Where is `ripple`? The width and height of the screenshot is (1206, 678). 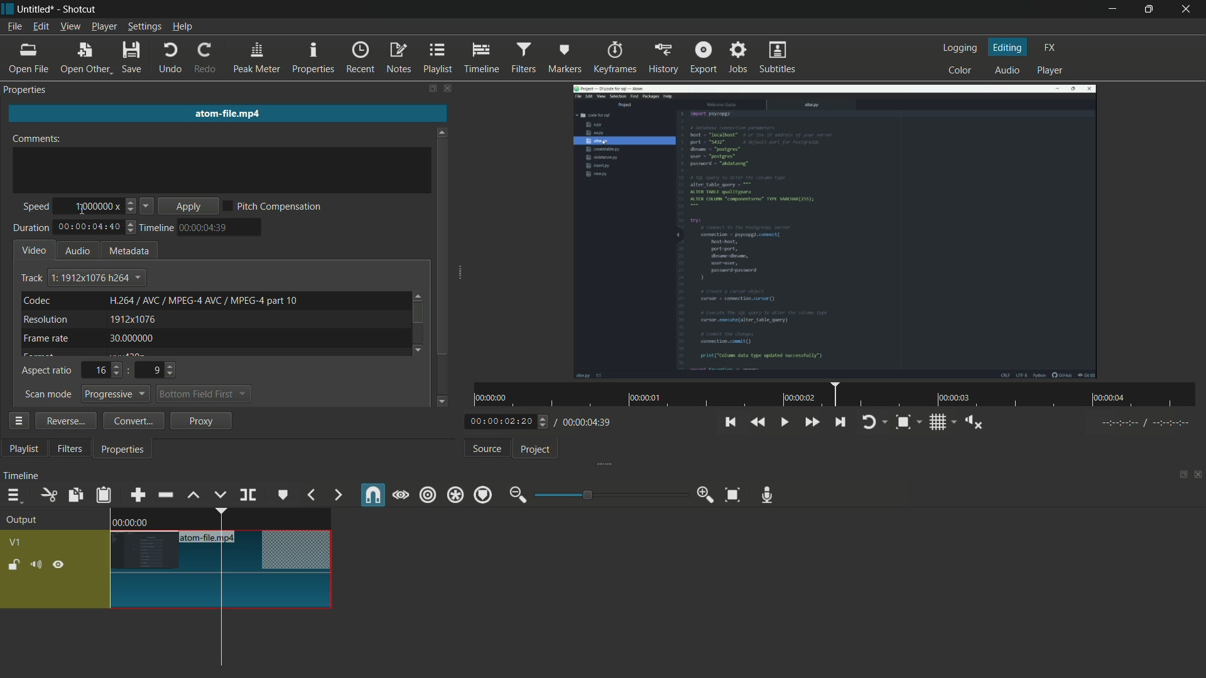 ripple is located at coordinates (428, 495).